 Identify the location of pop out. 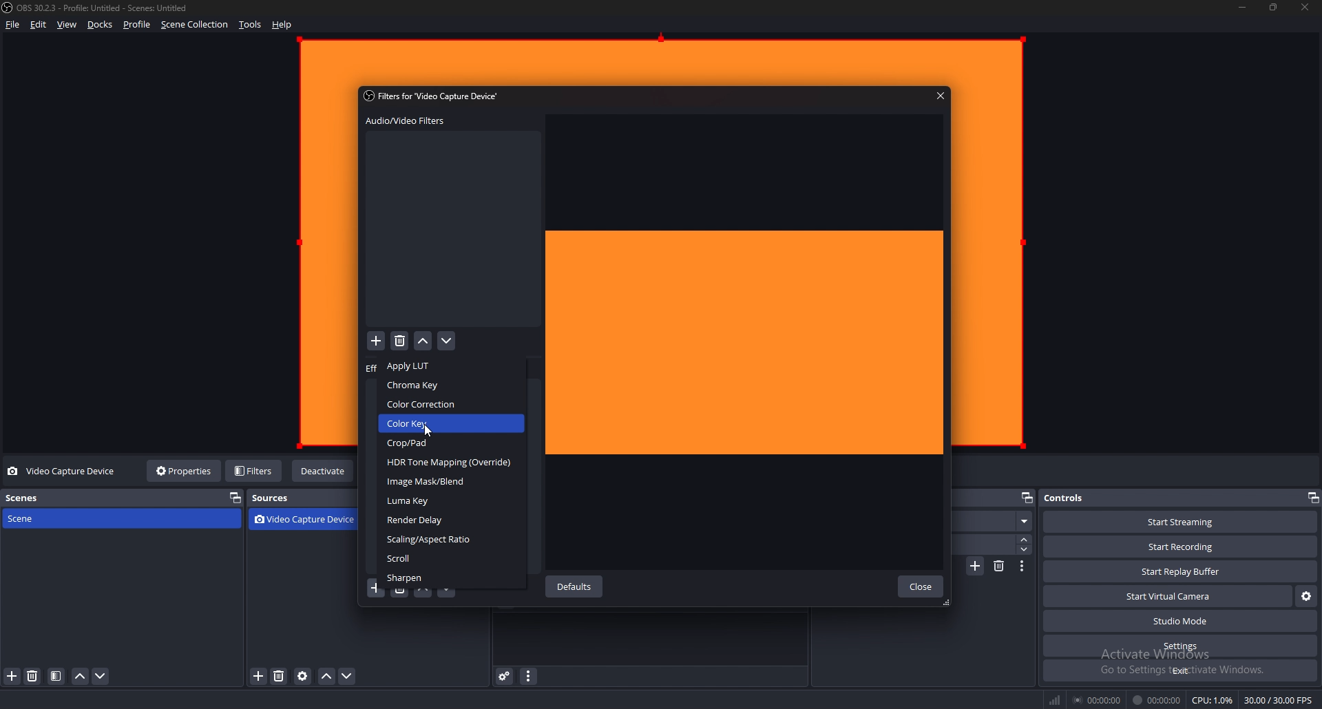
(1312, 498).